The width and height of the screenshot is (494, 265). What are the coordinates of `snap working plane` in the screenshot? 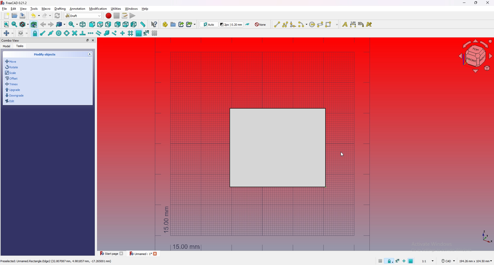 It's located at (411, 260).